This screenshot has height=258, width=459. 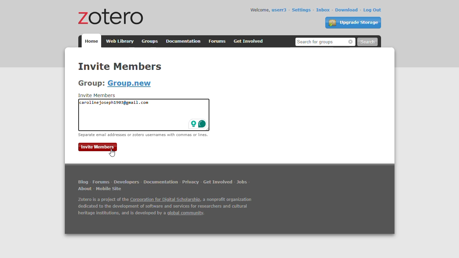 I want to click on documentation, so click(x=161, y=182).